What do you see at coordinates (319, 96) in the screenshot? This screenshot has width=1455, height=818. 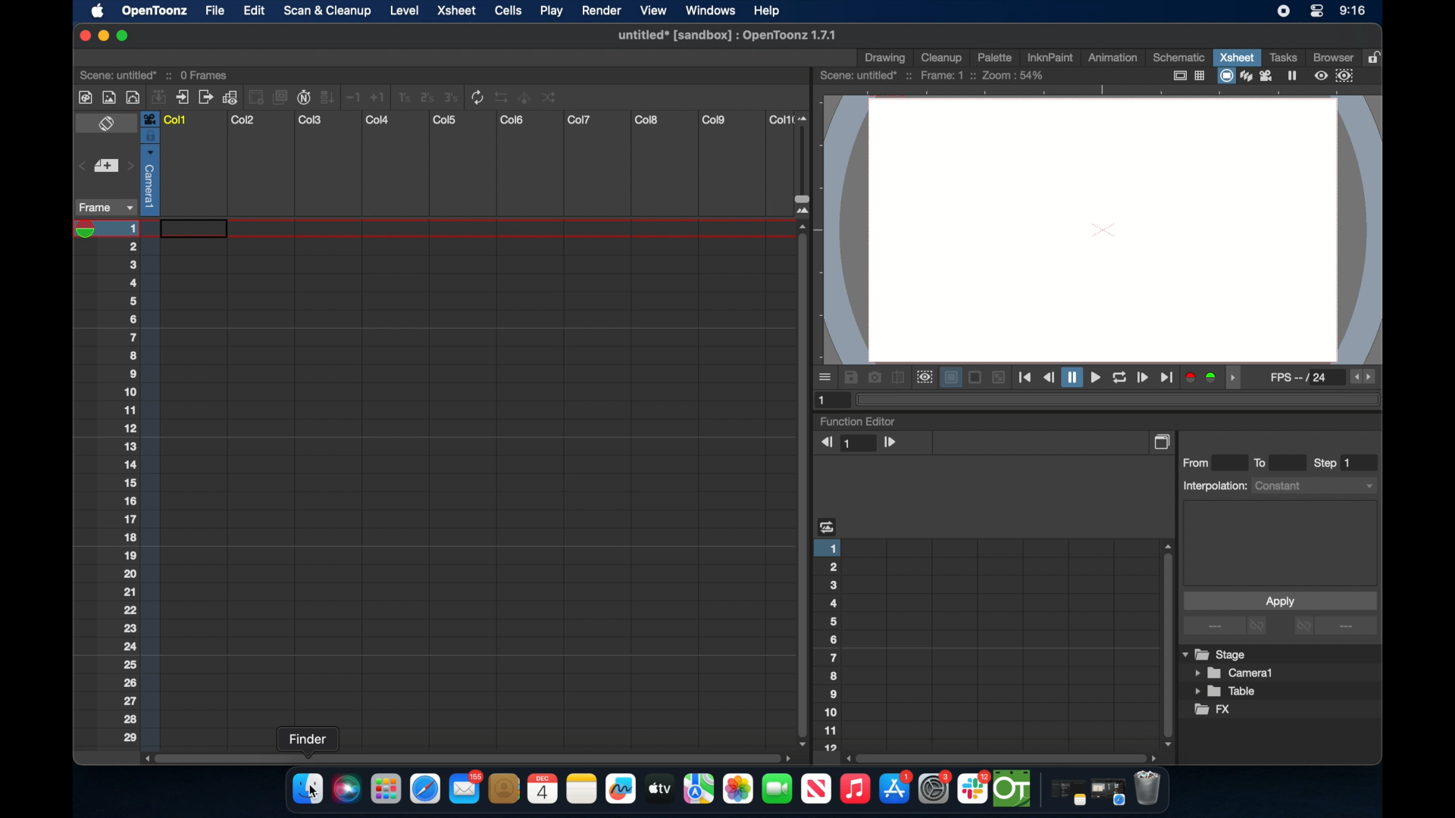 I see `more tools` at bounding box center [319, 96].